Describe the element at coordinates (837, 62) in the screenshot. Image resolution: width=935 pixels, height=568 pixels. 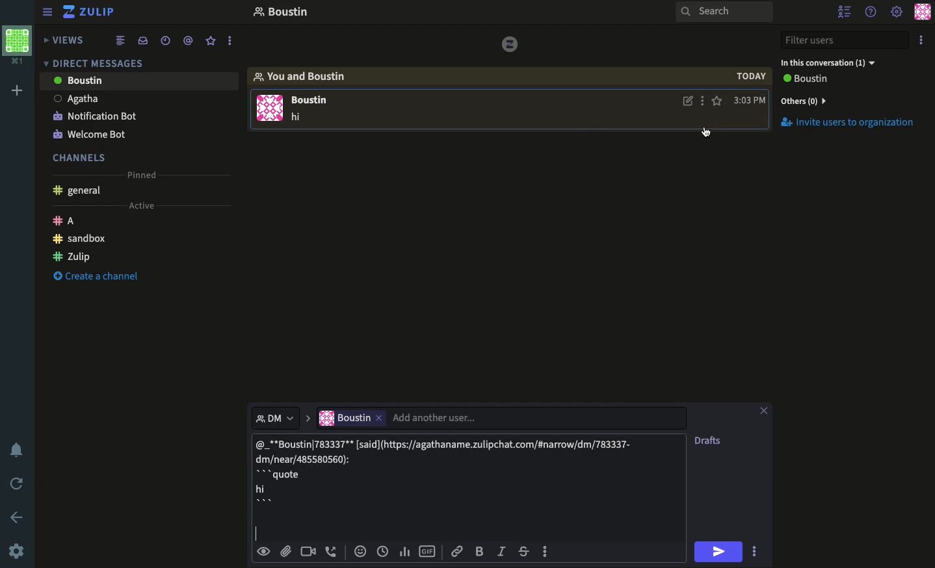
I see `In this conversation` at that location.